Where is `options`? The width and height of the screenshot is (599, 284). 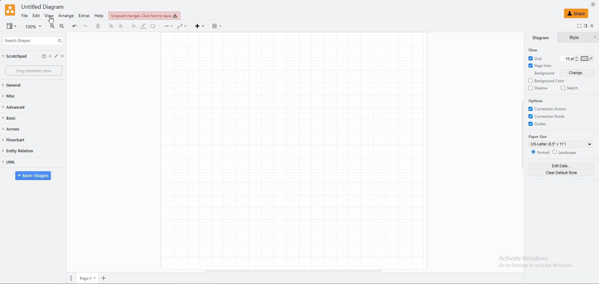
options is located at coordinates (537, 101).